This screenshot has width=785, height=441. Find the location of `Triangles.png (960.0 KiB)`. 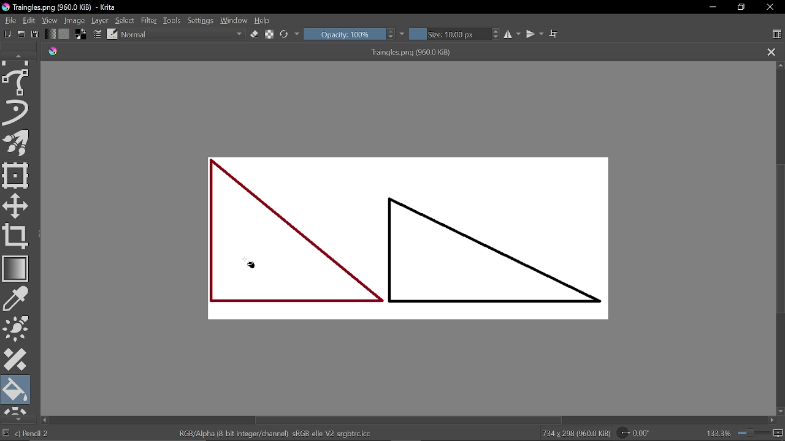

Triangles.png (960.0 KiB) is located at coordinates (416, 53).